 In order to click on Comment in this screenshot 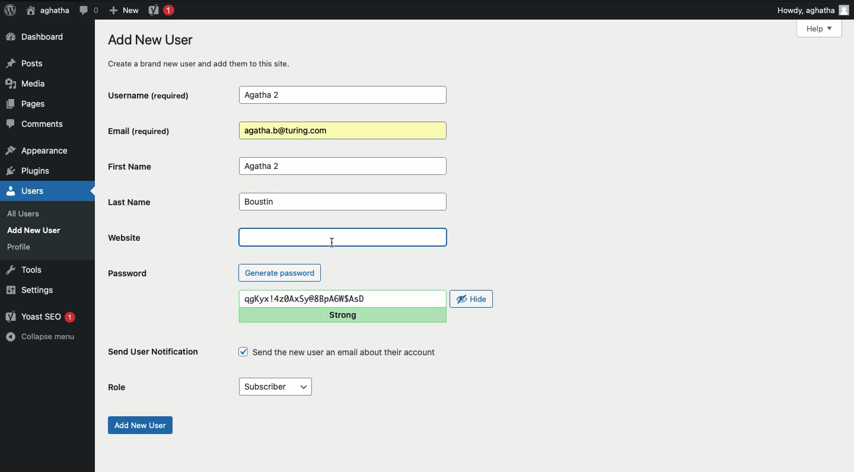, I will do `click(88, 10)`.